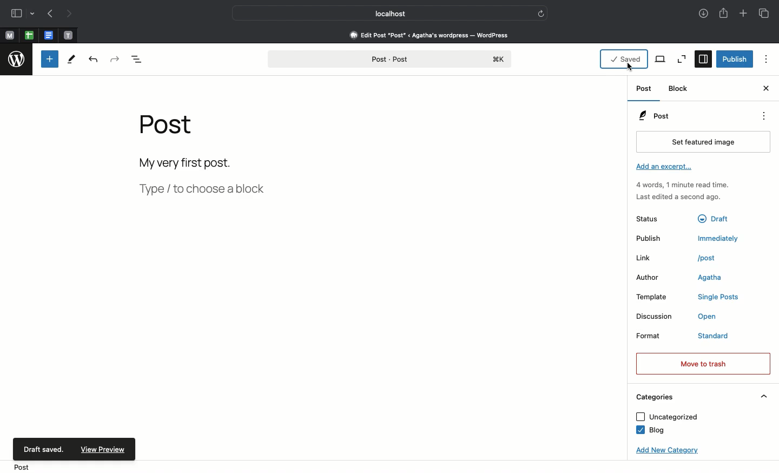 The image size is (779, 473). Describe the element at coordinates (170, 130) in the screenshot. I see `Post` at that location.